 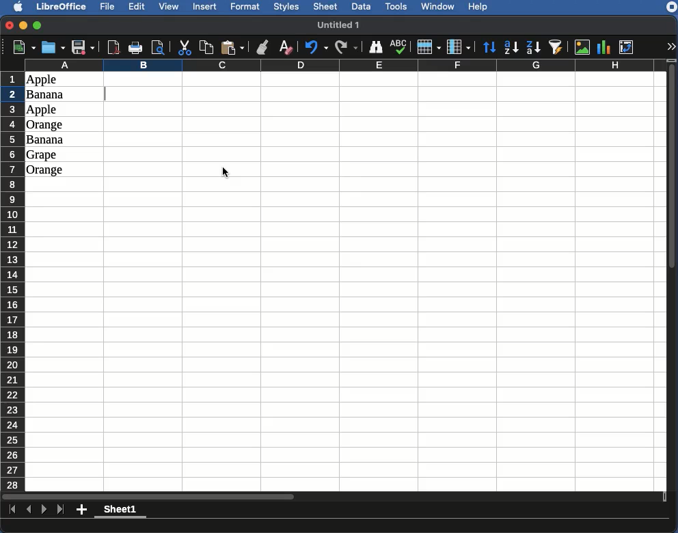 I want to click on Previous sheet, so click(x=29, y=510).